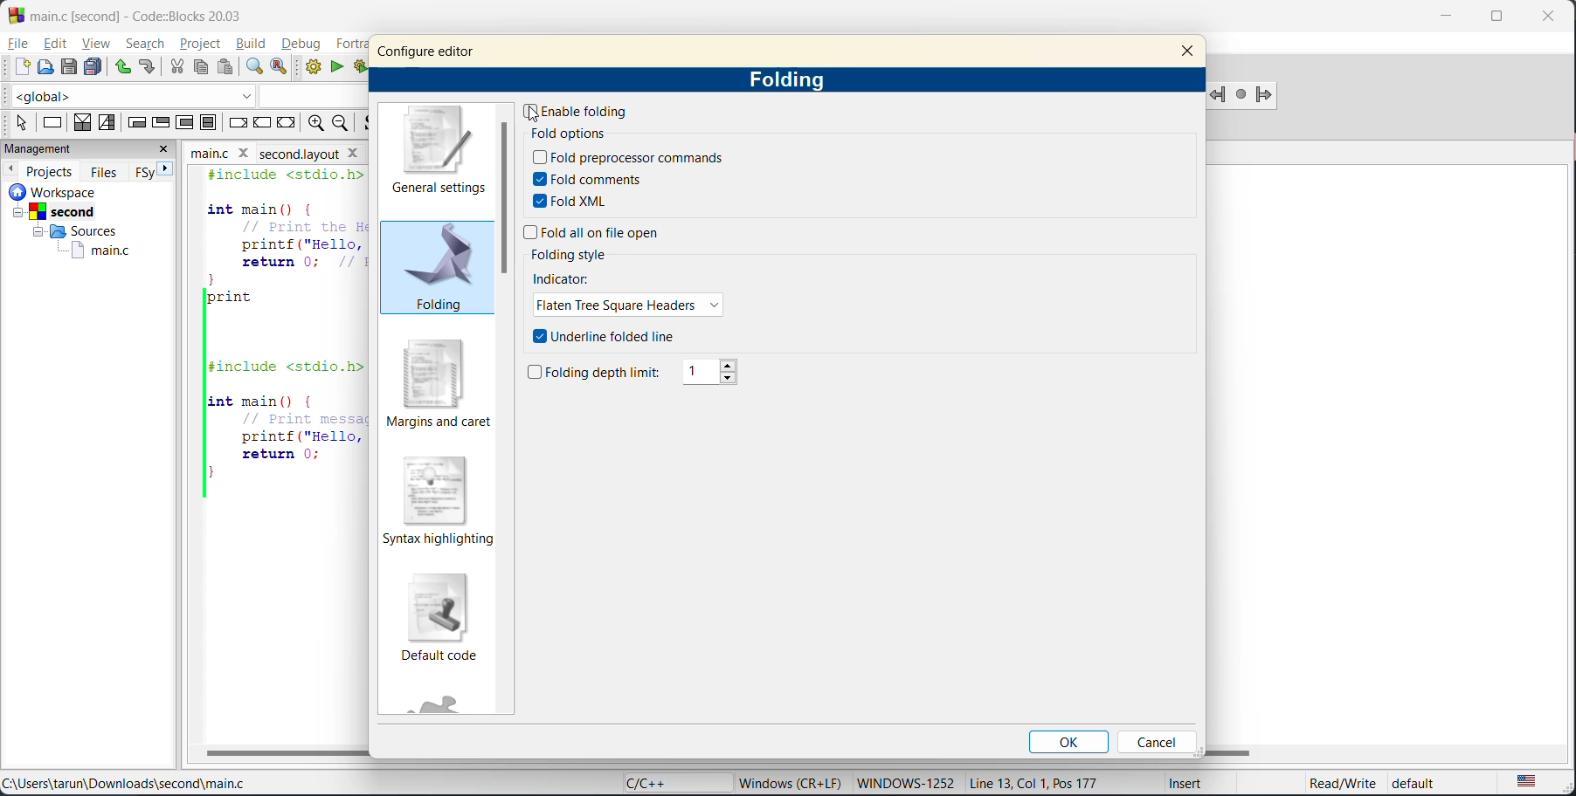  I want to click on block instruction, so click(209, 123).